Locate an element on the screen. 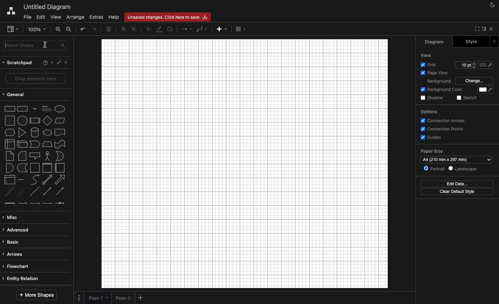 The image size is (499, 304). Shadow is located at coordinates (432, 98).